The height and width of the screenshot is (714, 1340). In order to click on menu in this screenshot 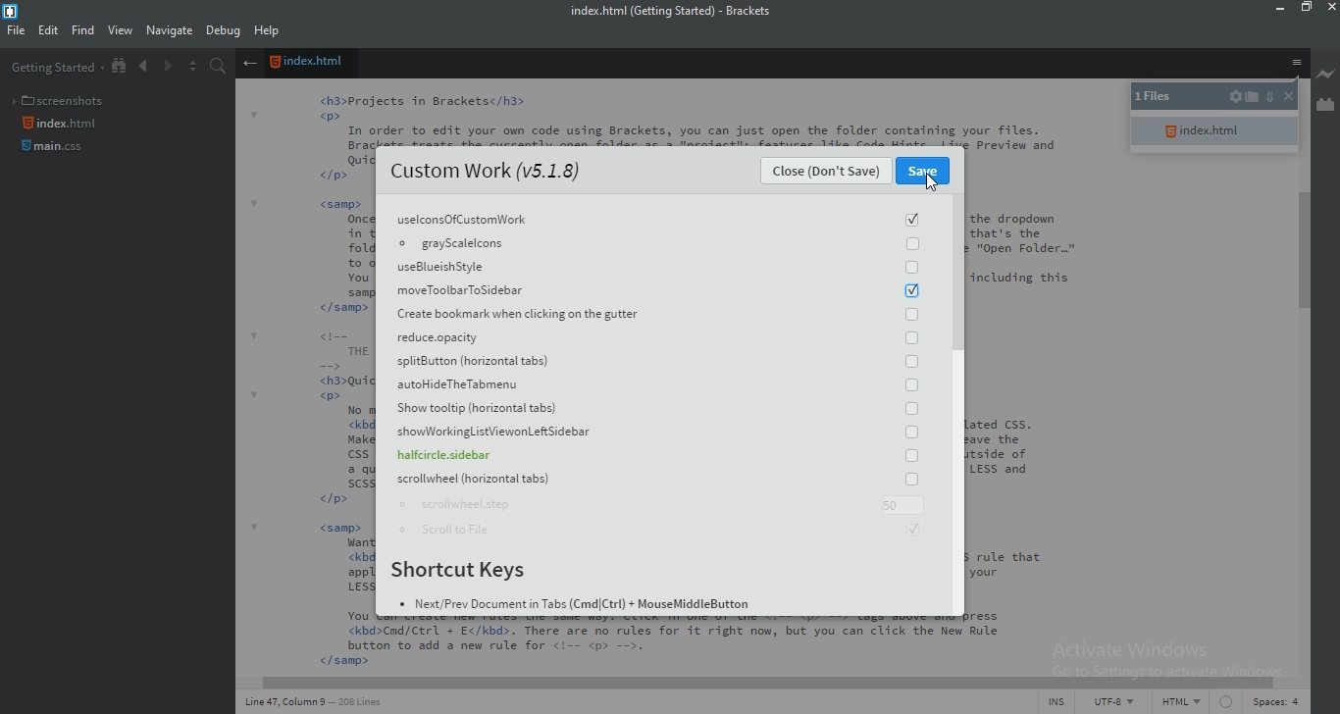, I will do `click(1296, 65)`.